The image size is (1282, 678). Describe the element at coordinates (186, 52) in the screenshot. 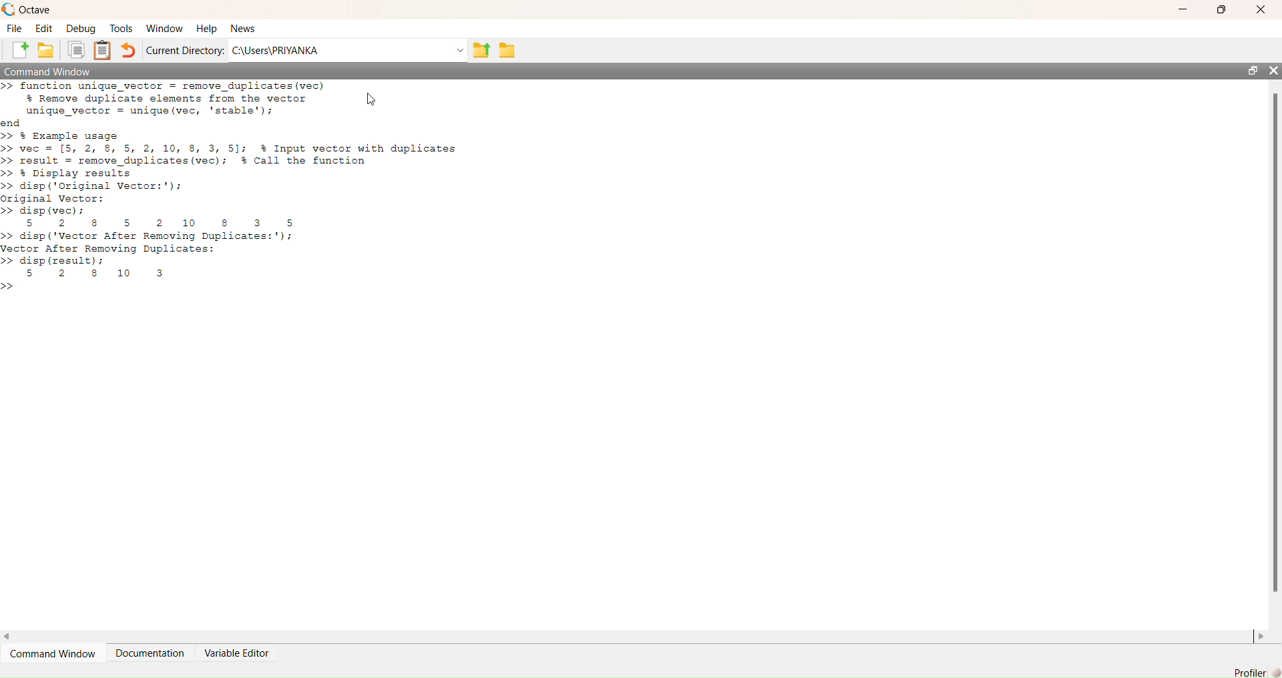

I see `Current Directory:` at that location.